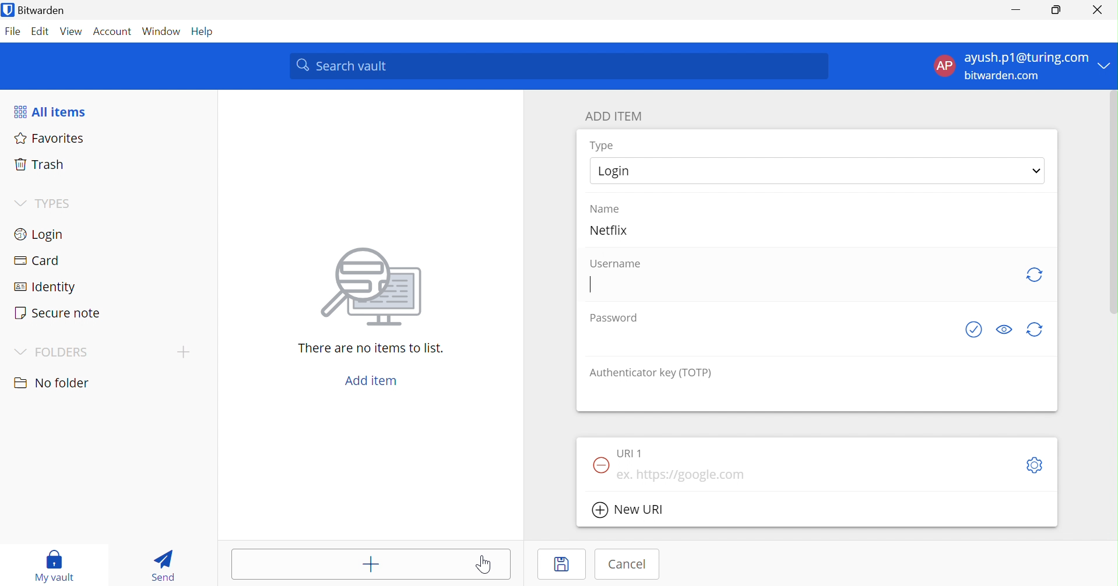 This screenshot has height=586, width=1118. Describe the element at coordinates (557, 65) in the screenshot. I see `Search vault` at that location.